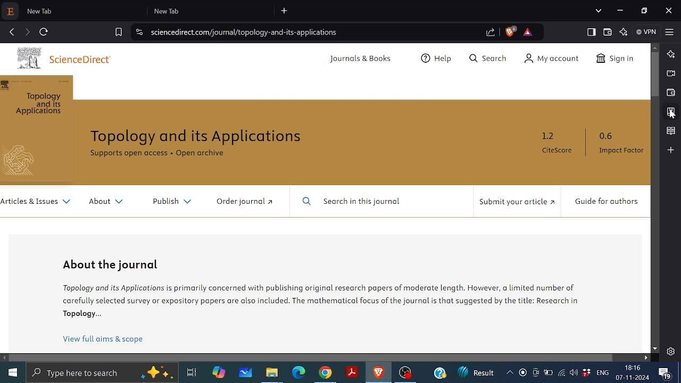 This screenshot has height=383, width=681. I want to click on Sign In, so click(617, 61).